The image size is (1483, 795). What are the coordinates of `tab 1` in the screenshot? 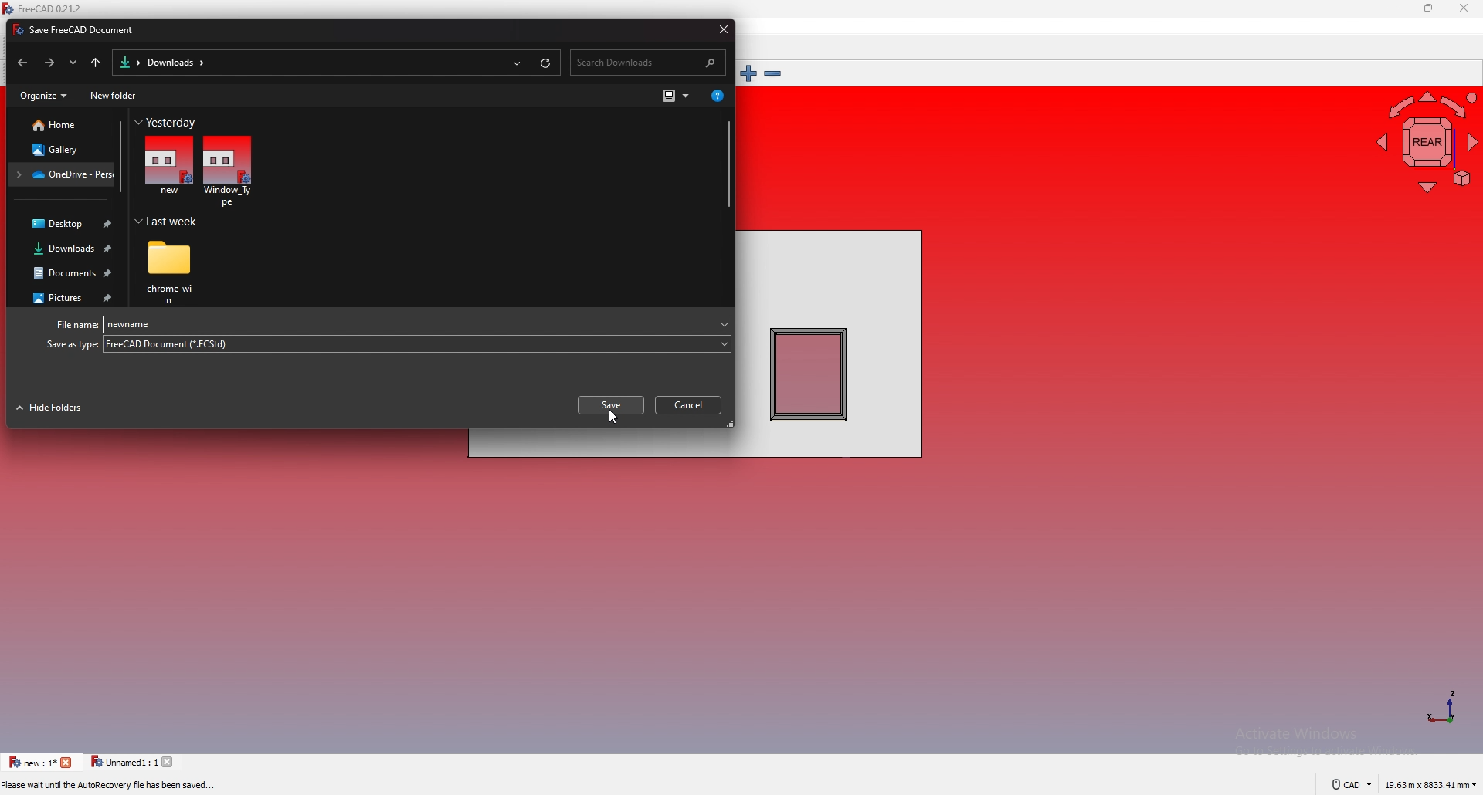 It's located at (40, 763).